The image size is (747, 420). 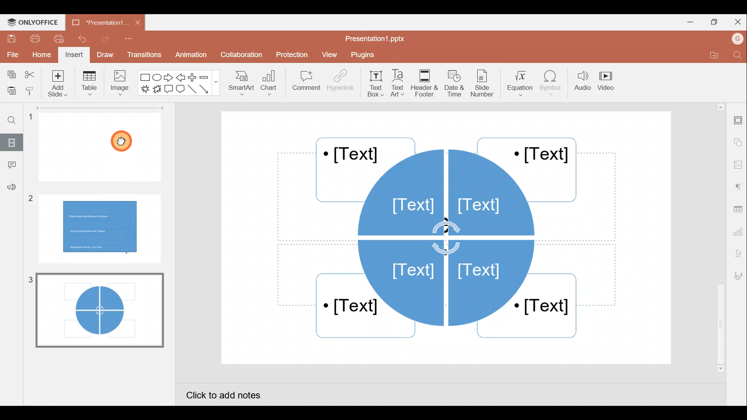 I want to click on File, so click(x=12, y=54).